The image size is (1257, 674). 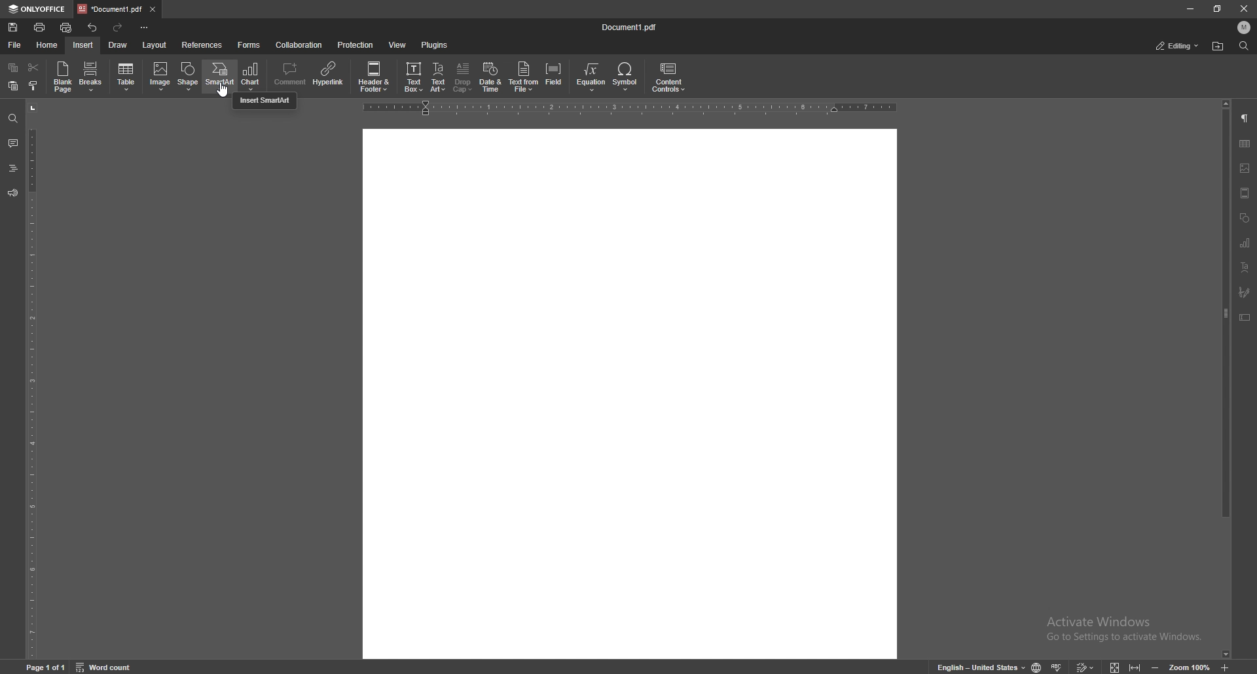 I want to click on smart art, so click(x=219, y=76).